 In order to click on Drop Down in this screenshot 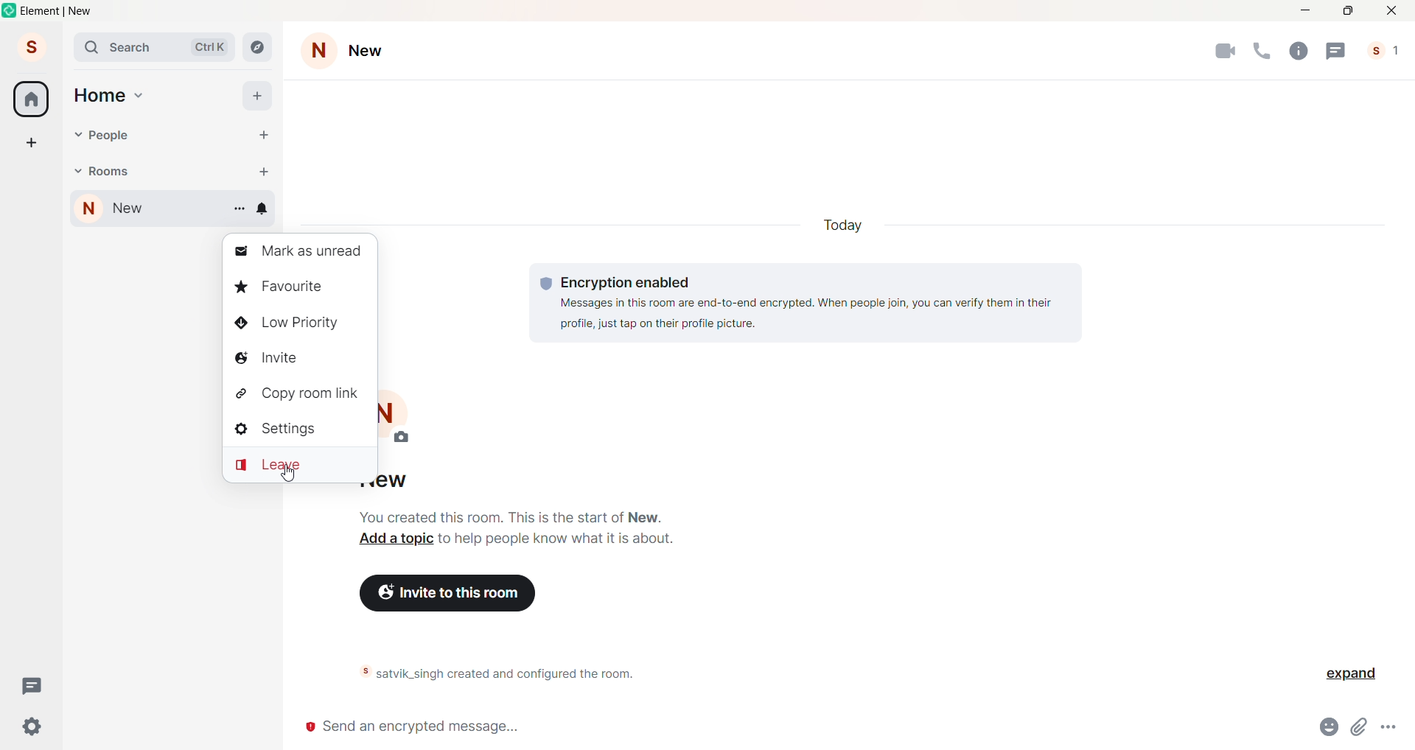, I will do `click(241, 212)`.